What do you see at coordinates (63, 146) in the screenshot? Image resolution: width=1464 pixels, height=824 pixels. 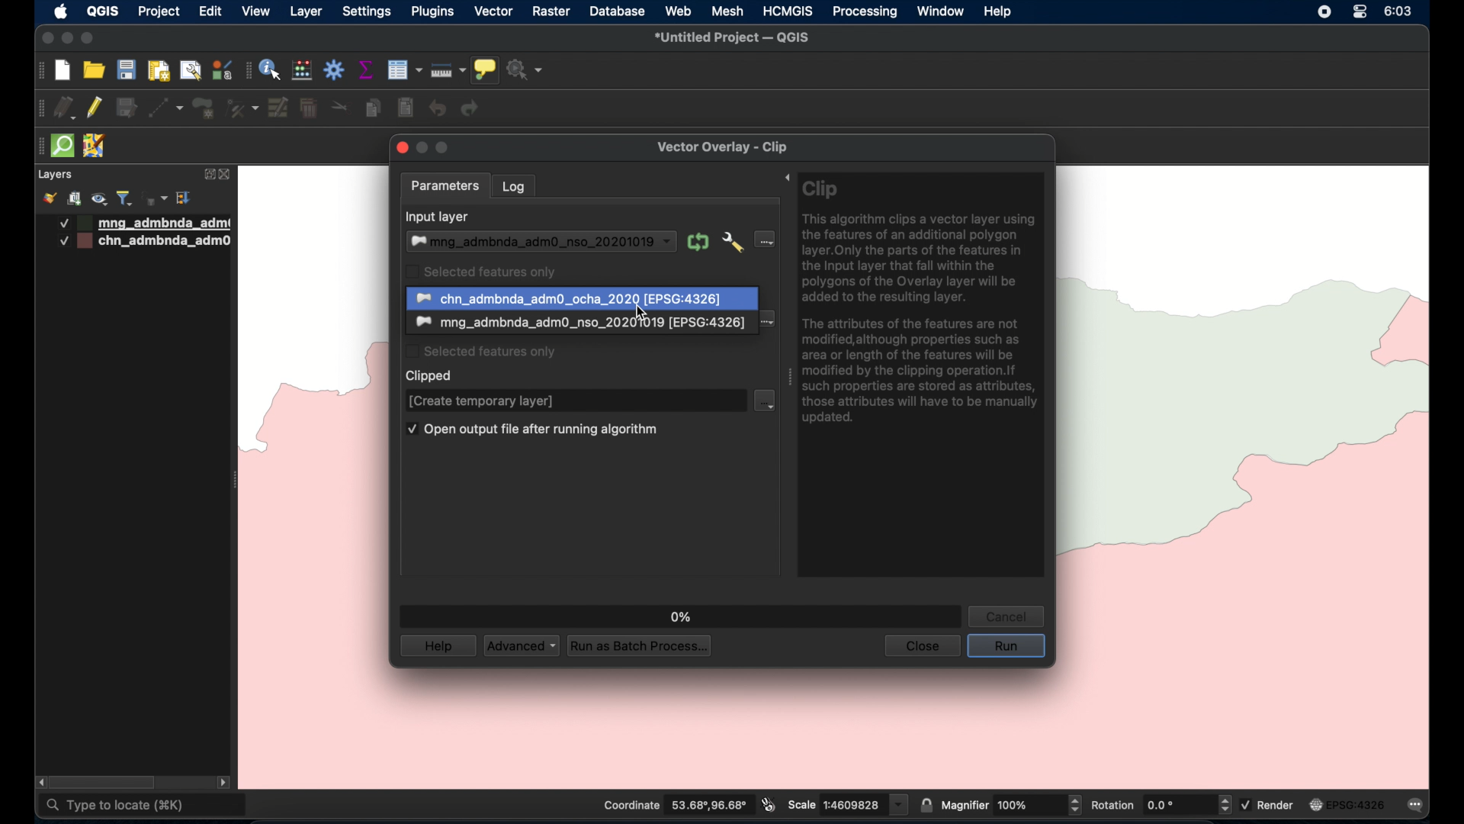 I see `quick osm` at bounding box center [63, 146].